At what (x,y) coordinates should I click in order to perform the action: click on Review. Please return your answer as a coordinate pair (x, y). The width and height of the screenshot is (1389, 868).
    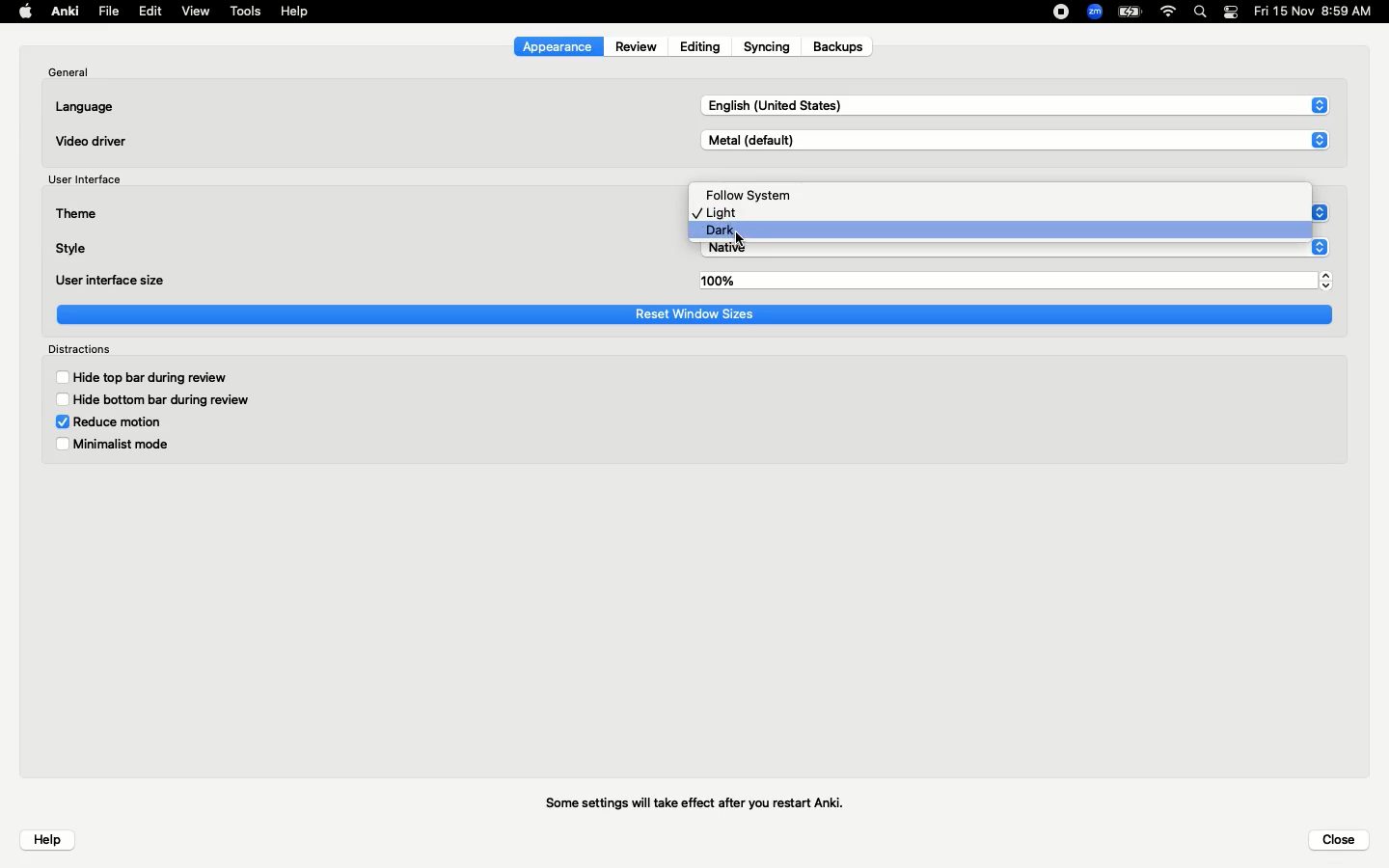
    Looking at the image, I should click on (640, 46).